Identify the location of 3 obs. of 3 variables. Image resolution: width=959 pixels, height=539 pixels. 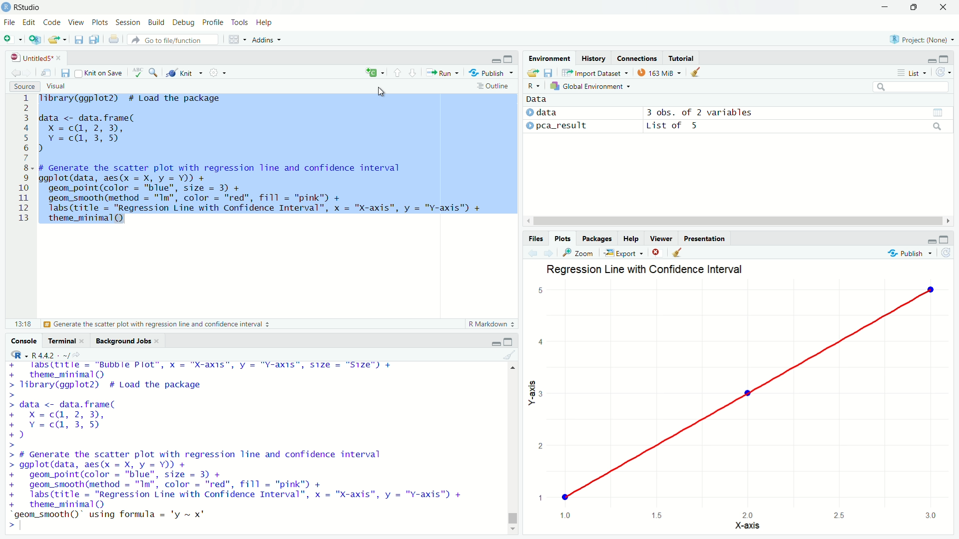
(699, 112).